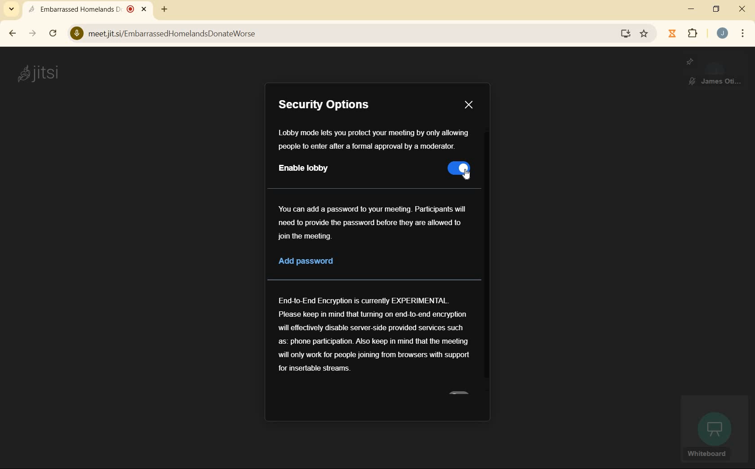  I want to click on View Site information, so click(76, 33).